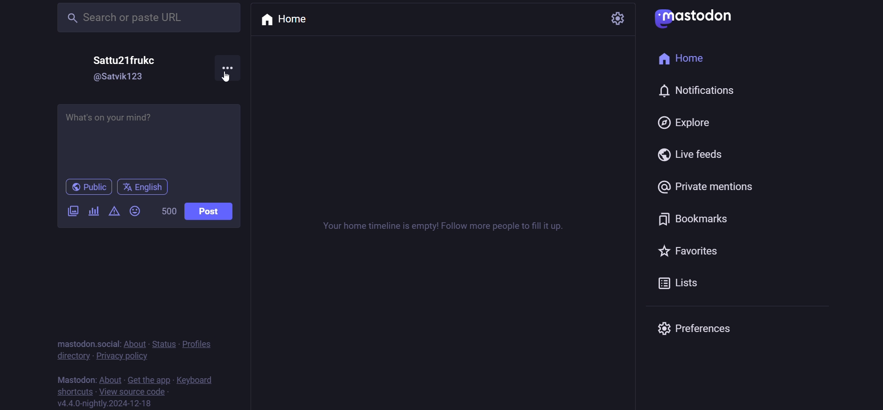 The image size is (883, 410). What do you see at coordinates (693, 156) in the screenshot?
I see `live feed` at bounding box center [693, 156].